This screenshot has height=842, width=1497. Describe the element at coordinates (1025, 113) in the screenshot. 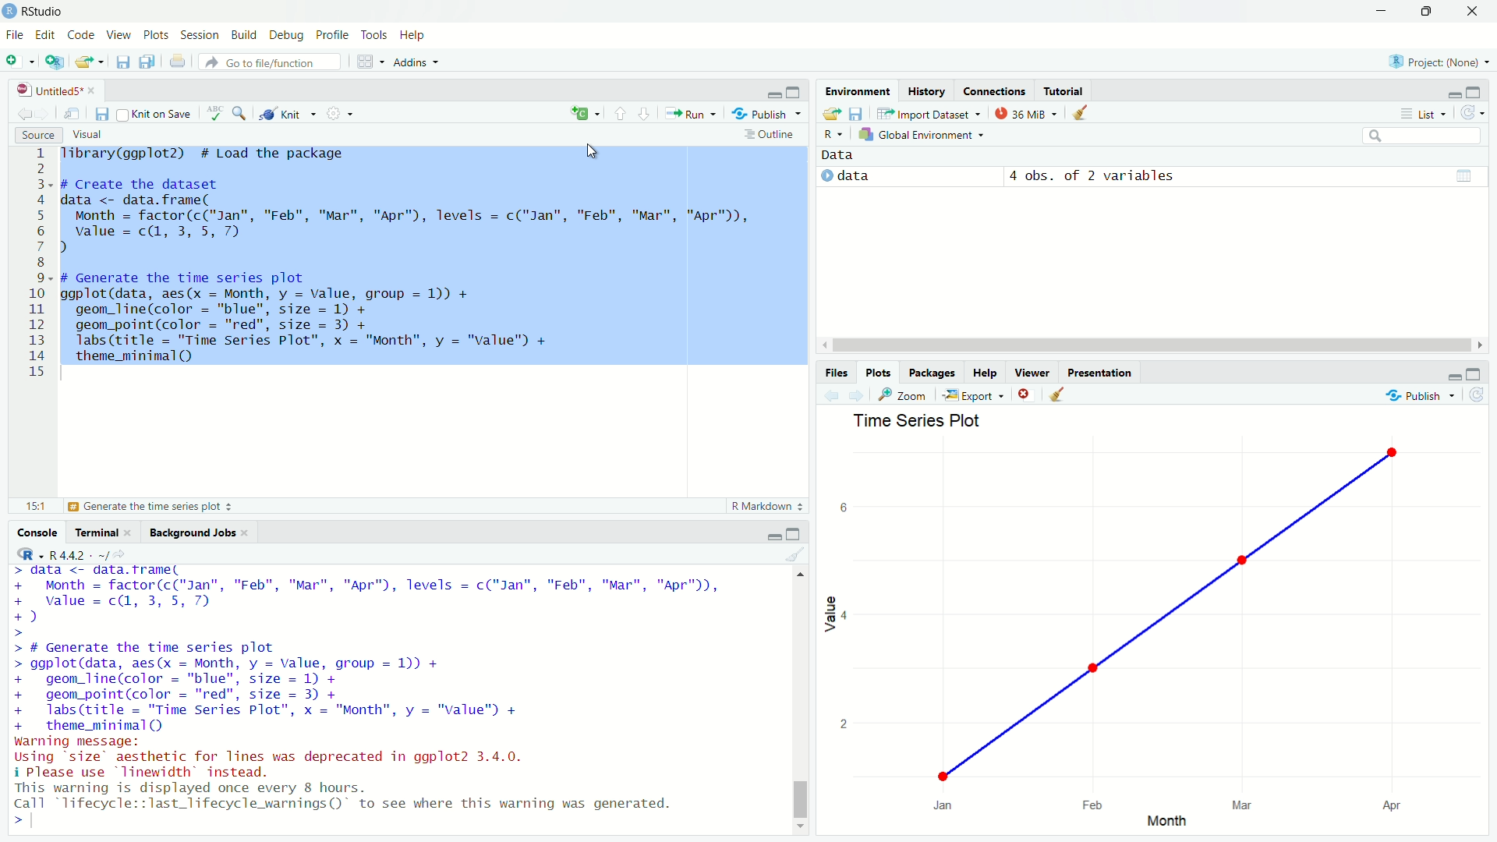

I see `36 MiB` at that location.